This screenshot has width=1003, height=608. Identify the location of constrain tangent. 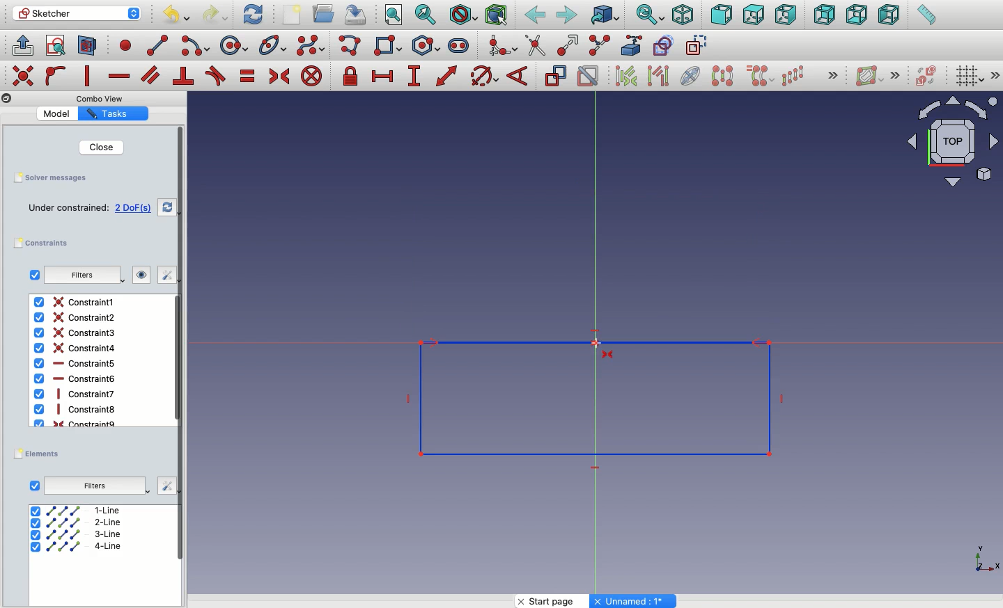
(216, 76).